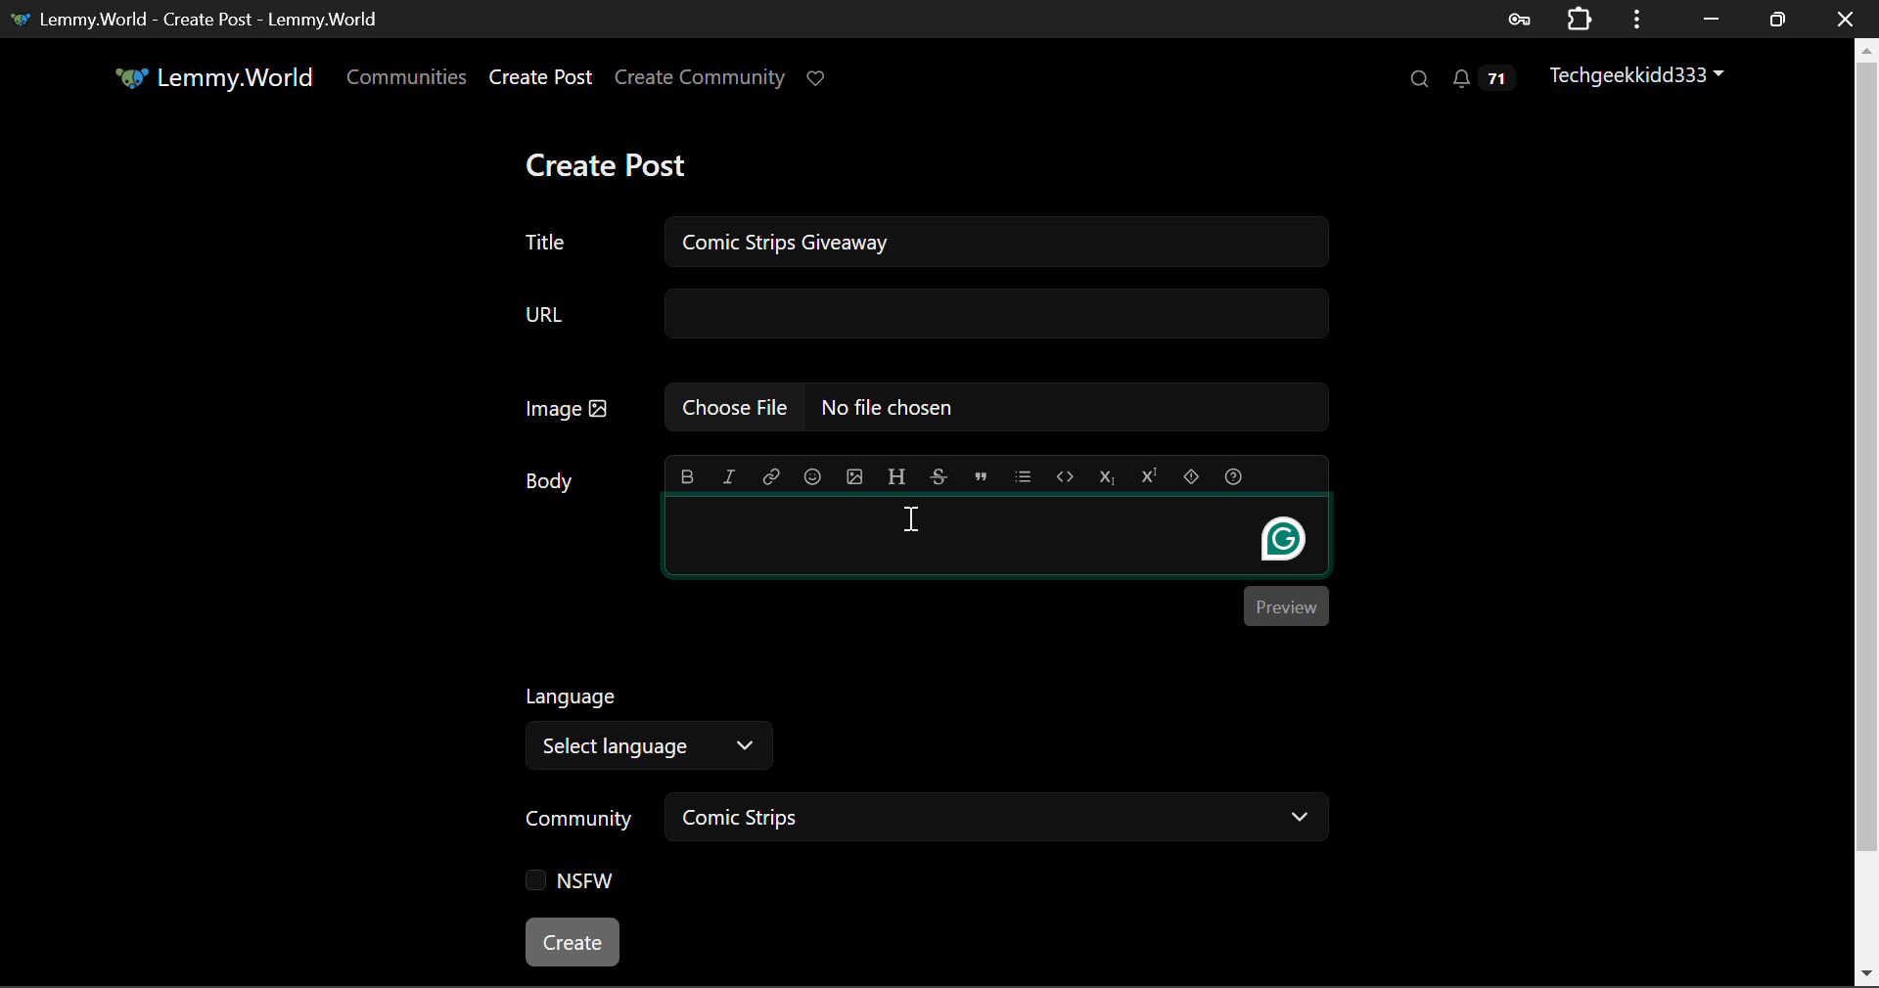  What do you see at coordinates (977, 475) in the screenshot?
I see `quote` at bounding box center [977, 475].